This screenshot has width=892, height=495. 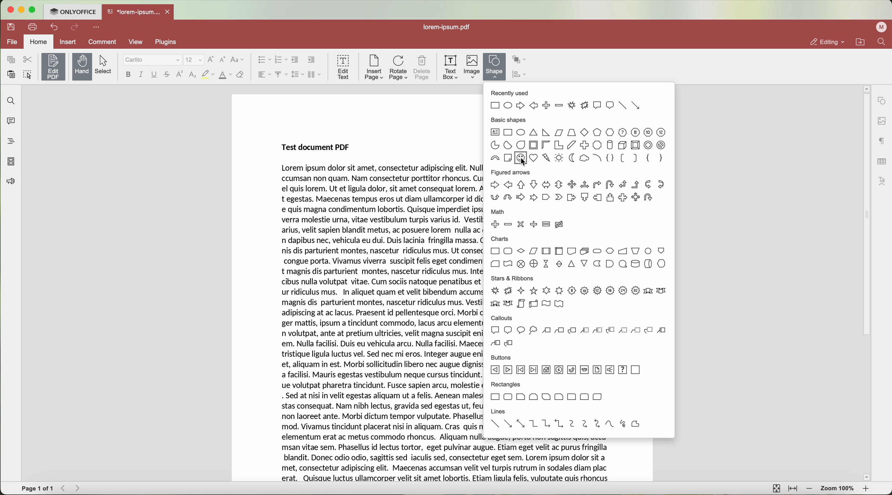 What do you see at coordinates (811, 489) in the screenshot?
I see `zoom out` at bounding box center [811, 489].